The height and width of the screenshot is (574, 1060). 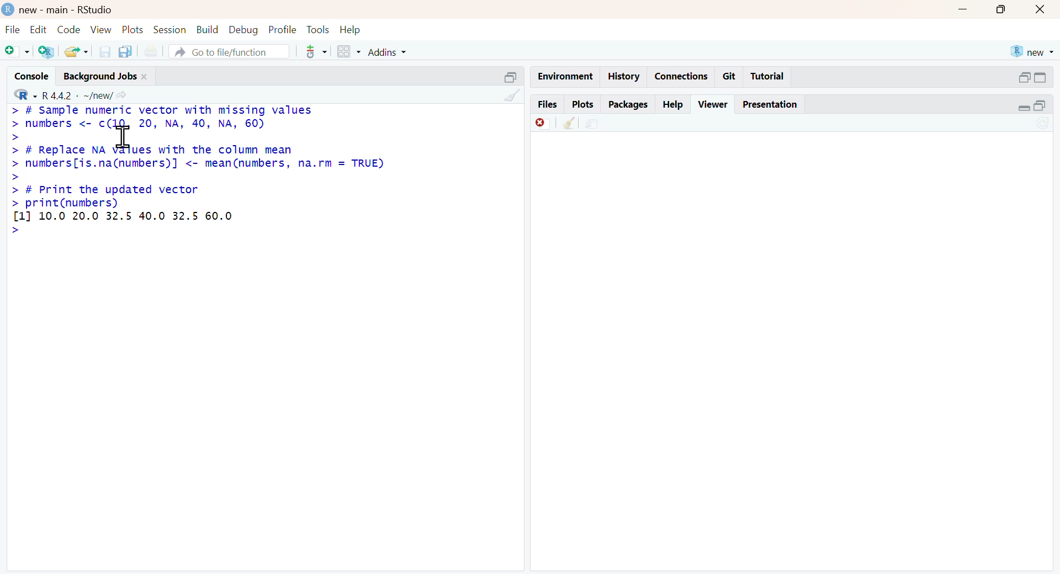 I want to click on open in separate window, so click(x=1025, y=77).